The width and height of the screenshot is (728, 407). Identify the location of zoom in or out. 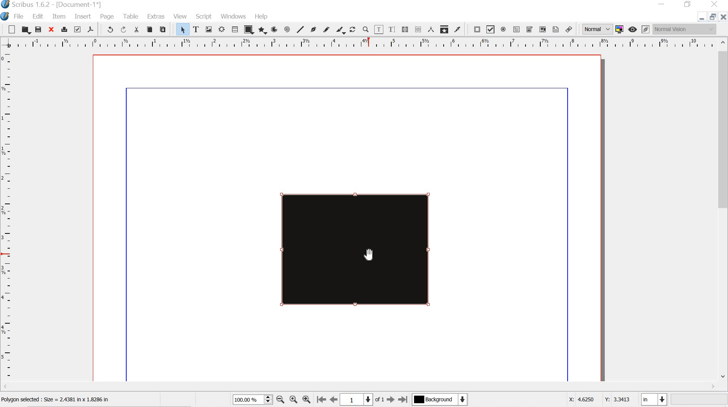
(366, 30).